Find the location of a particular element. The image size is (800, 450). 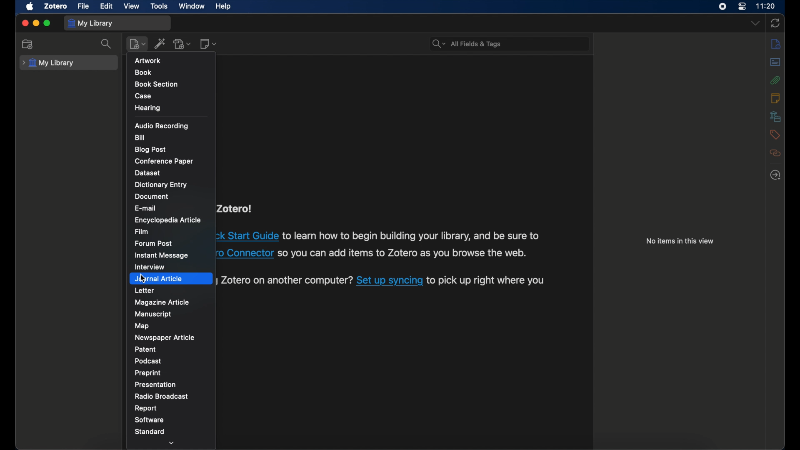

tool tip is located at coordinates (153, 63).